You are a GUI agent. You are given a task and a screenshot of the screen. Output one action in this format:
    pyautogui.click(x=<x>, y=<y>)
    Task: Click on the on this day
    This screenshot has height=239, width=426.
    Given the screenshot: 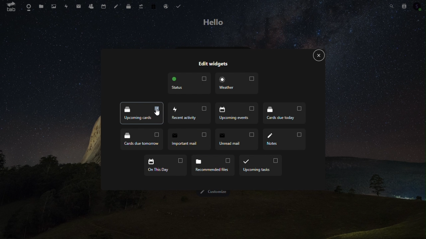 What is the action you would take?
    pyautogui.click(x=166, y=166)
    